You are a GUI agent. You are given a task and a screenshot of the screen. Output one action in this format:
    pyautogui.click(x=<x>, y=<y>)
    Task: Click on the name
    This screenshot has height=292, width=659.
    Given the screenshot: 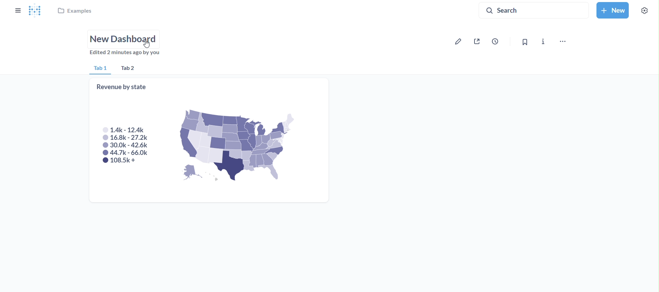 What is the action you would take?
    pyautogui.click(x=125, y=37)
    